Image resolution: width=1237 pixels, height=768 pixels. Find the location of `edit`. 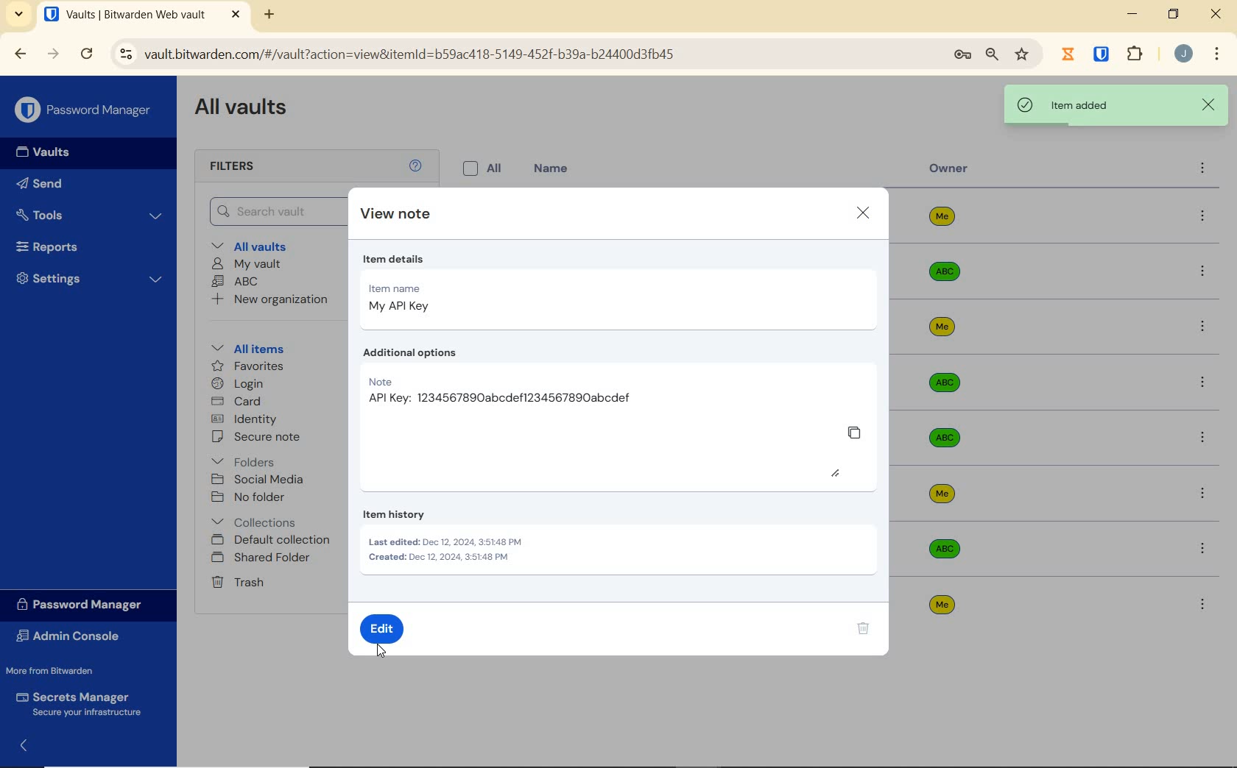

edit is located at coordinates (387, 630).